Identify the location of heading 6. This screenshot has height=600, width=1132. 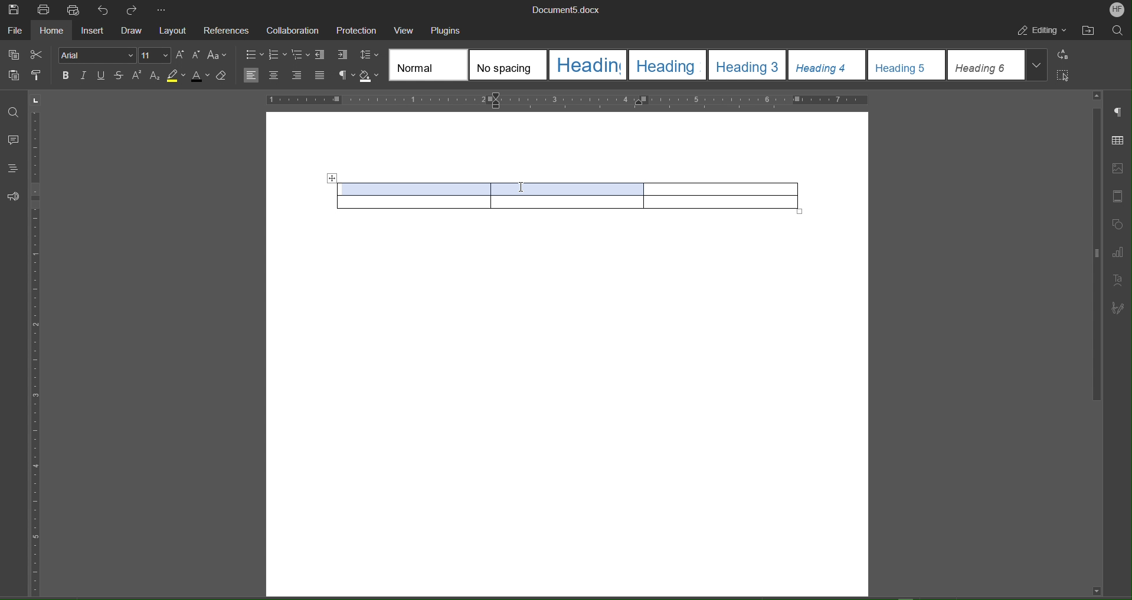
(986, 65).